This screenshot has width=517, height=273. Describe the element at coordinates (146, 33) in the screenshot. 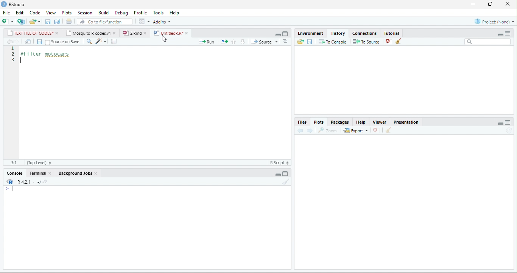

I see `close` at that location.